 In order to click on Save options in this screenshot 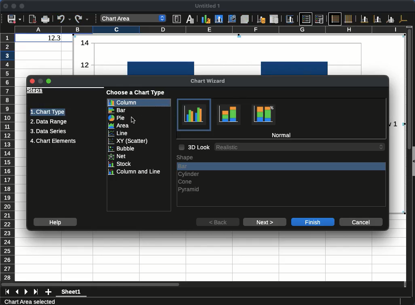, I will do `click(15, 19)`.